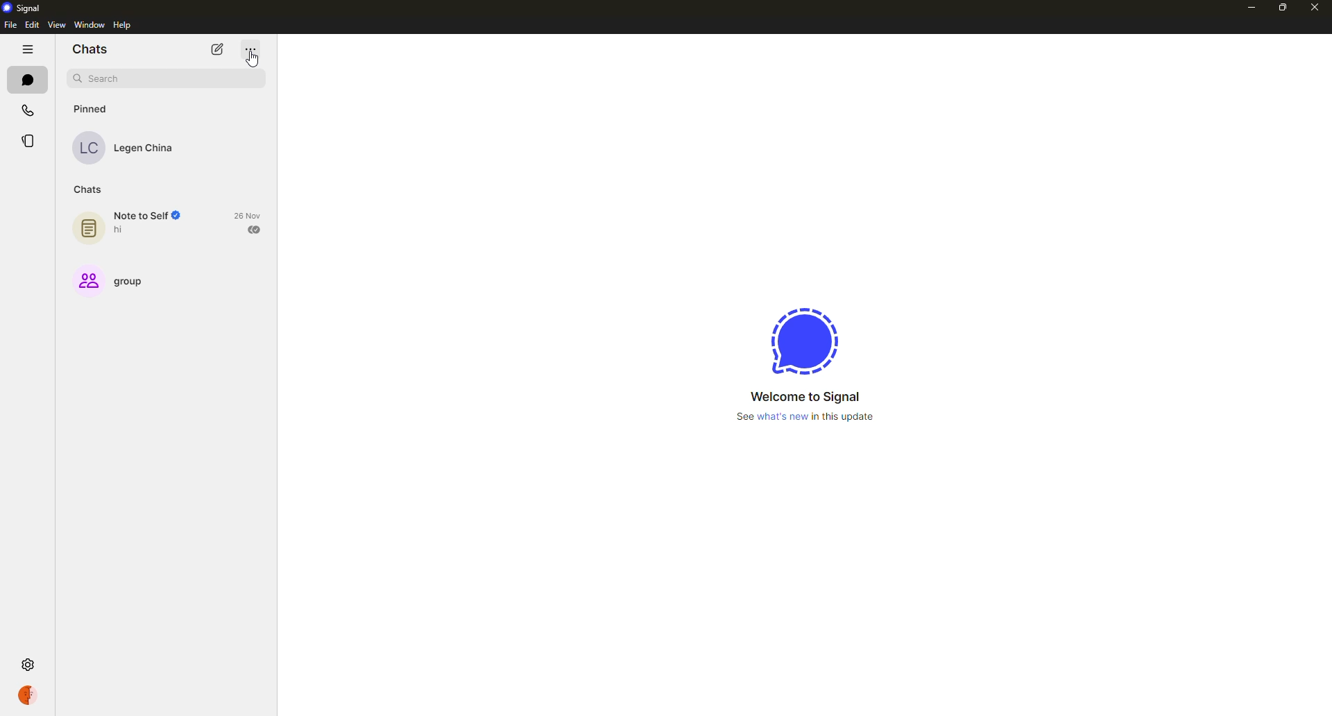 The height and width of the screenshot is (716, 1332). I want to click on chats, so click(88, 189).